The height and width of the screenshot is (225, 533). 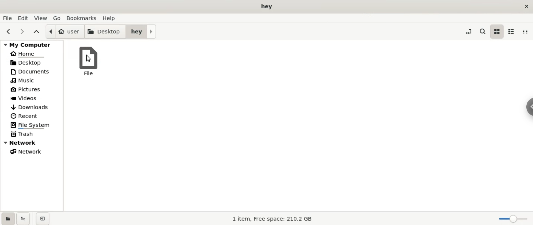 What do you see at coordinates (32, 81) in the screenshot?
I see `music` at bounding box center [32, 81].